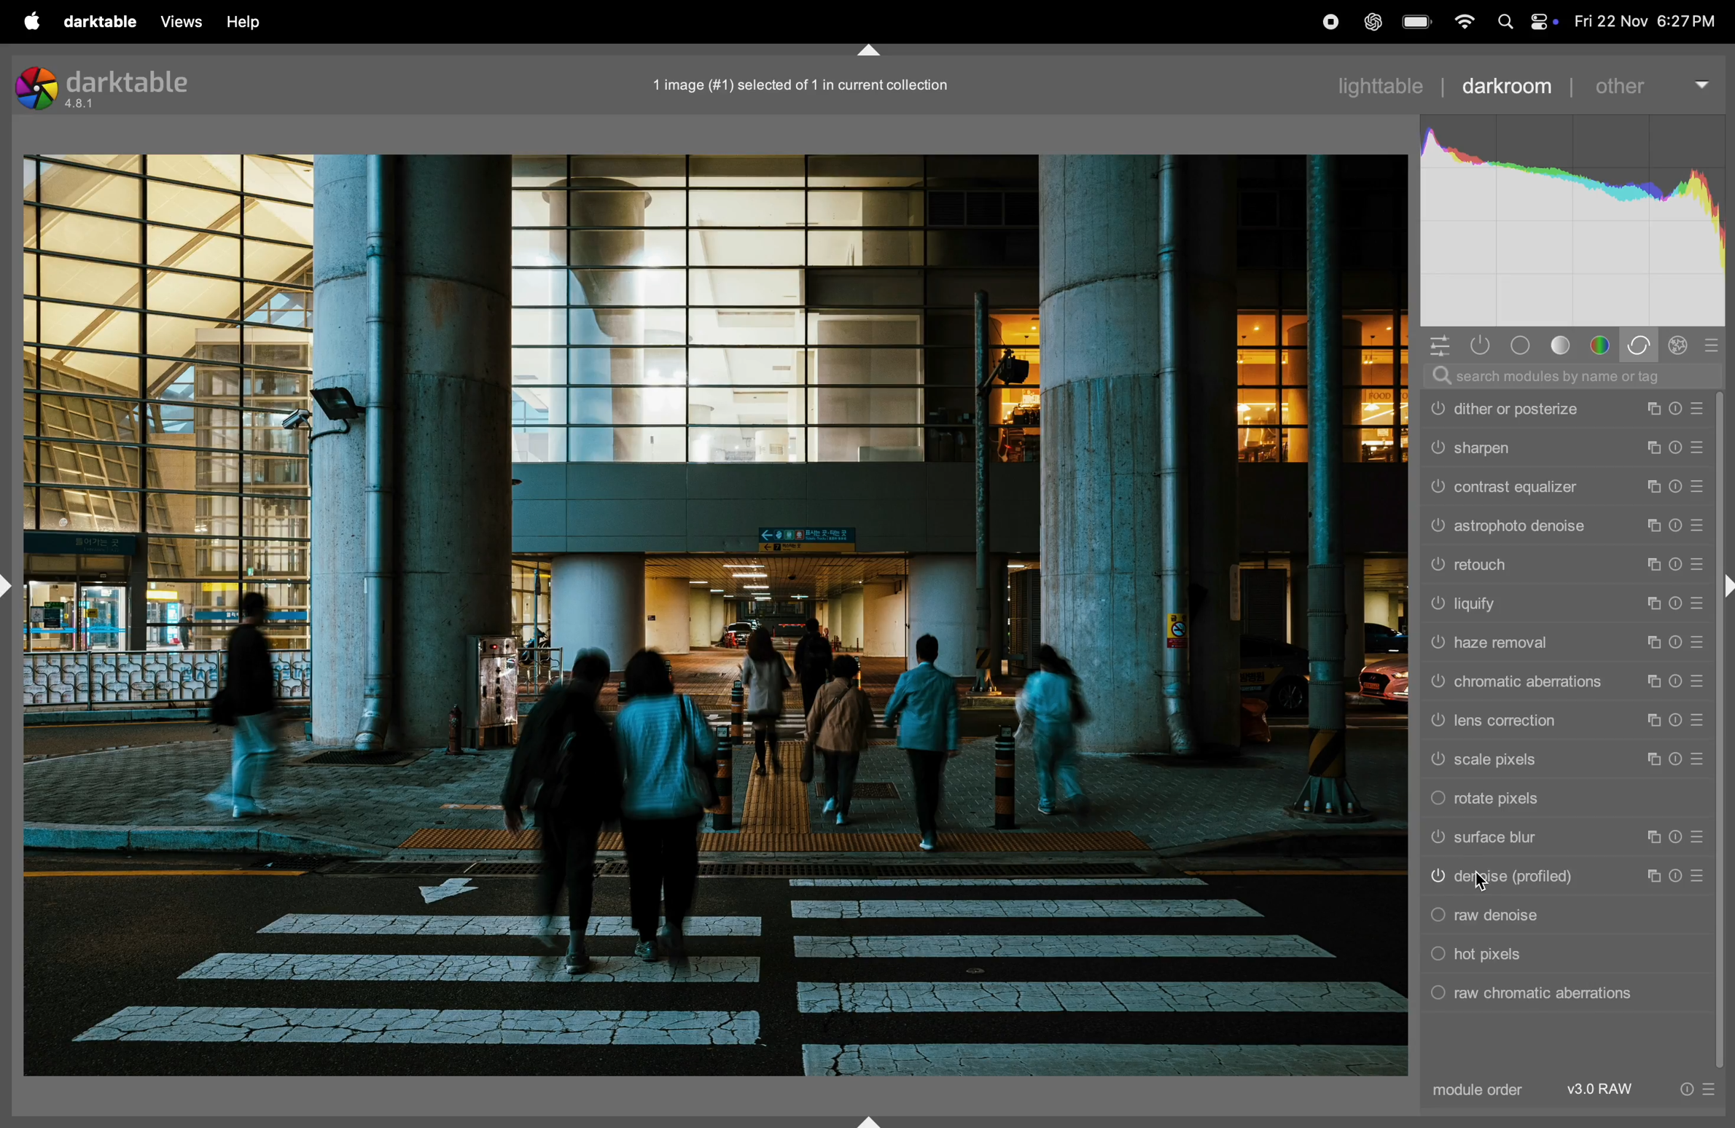 Image resolution: width=1735 pixels, height=1128 pixels. Describe the element at coordinates (1723, 732) in the screenshot. I see `vertical scroll bar` at that location.